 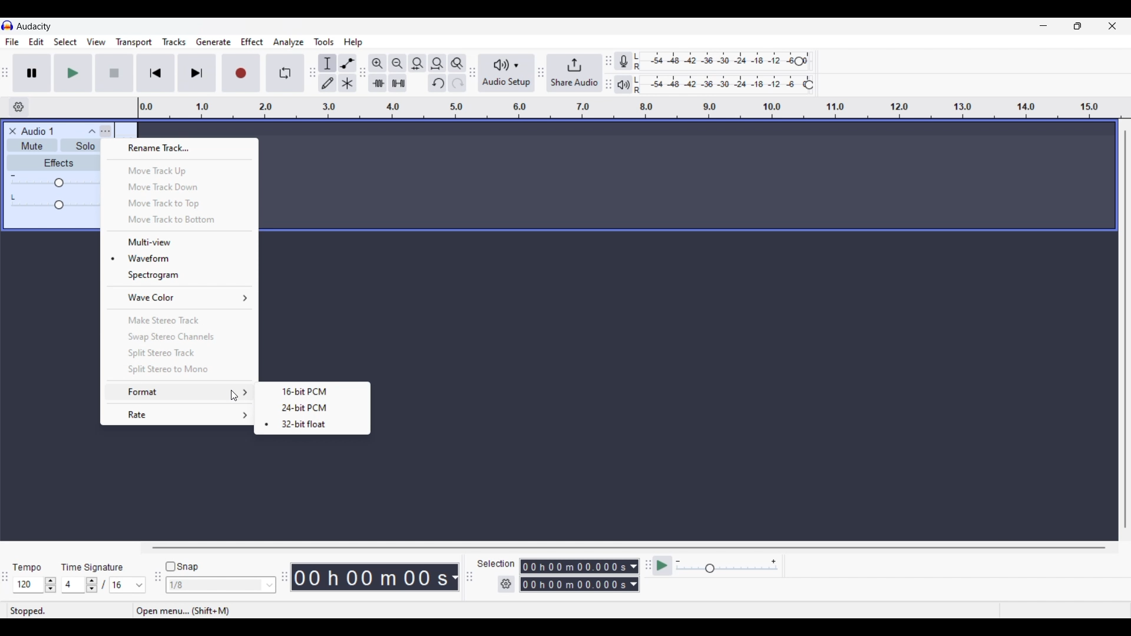 I want to click on Multitool, so click(x=348, y=84).